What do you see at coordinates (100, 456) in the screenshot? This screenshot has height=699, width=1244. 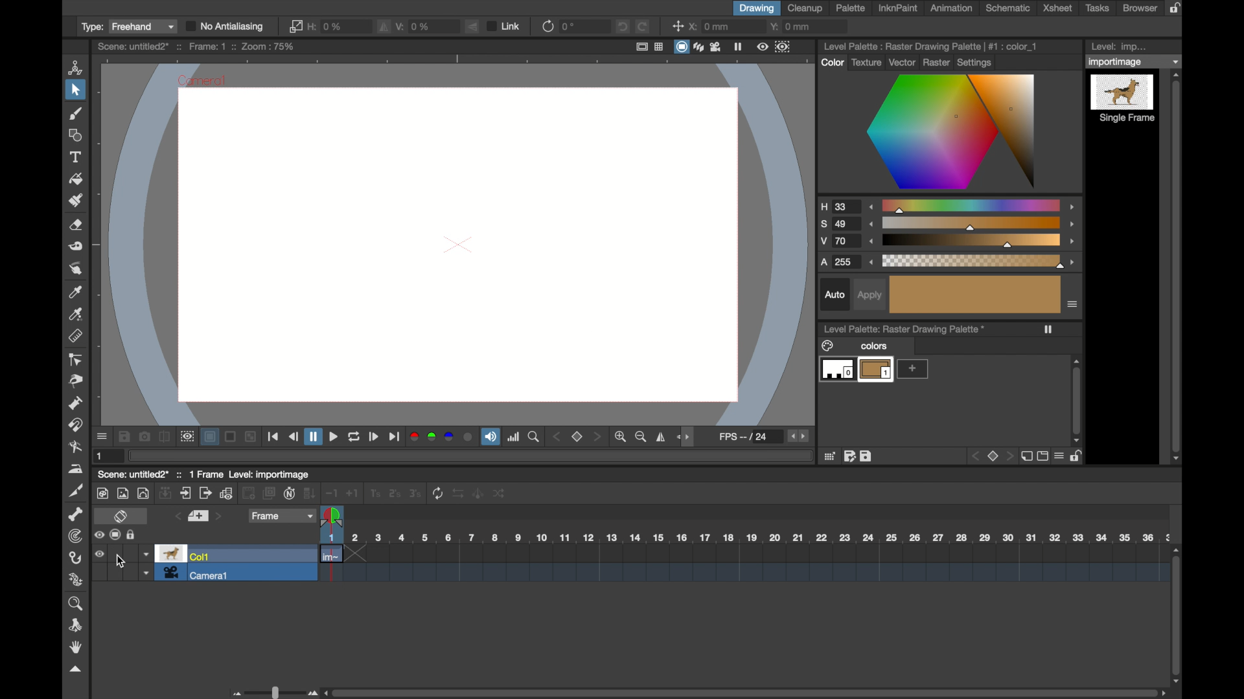 I see `1` at bounding box center [100, 456].